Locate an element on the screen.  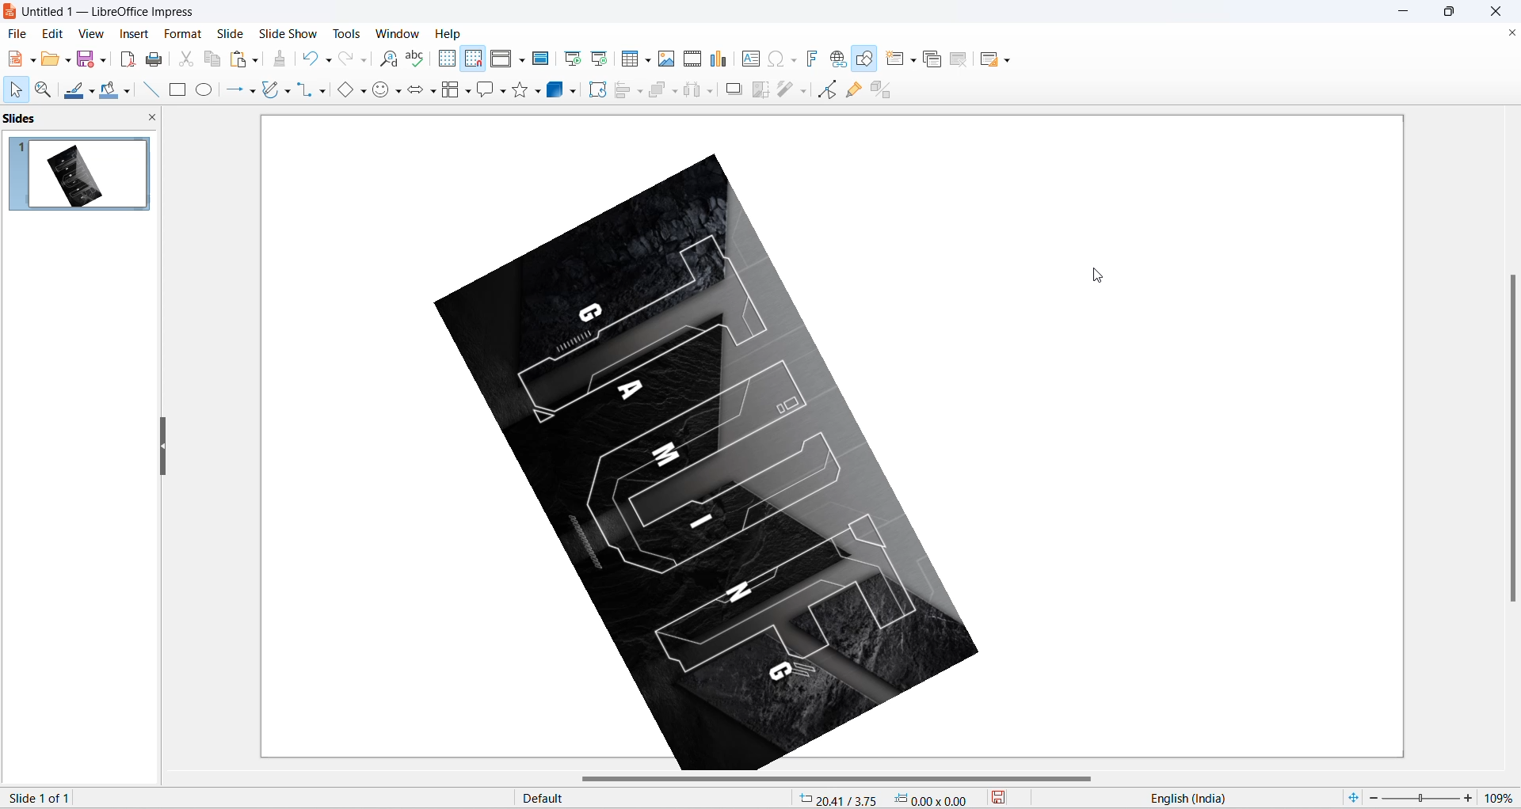
insert images is located at coordinates (667, 59).